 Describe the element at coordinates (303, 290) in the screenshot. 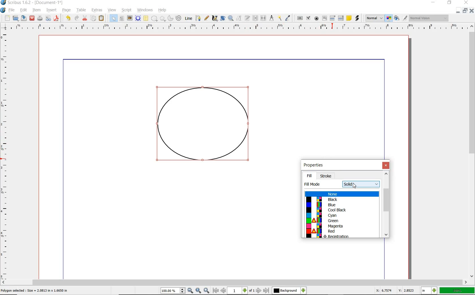

I see `select the current layer` at that location.